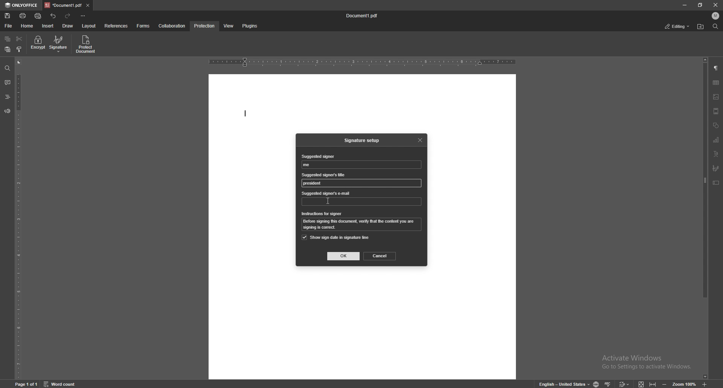  What do you see at coordinates (715, 27) in the screenshot?
I see `find` at bounding box center [715, 27].